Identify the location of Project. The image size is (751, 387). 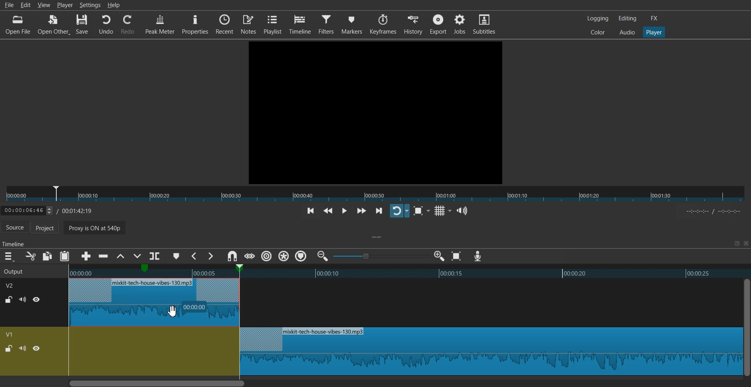
(49, 228).